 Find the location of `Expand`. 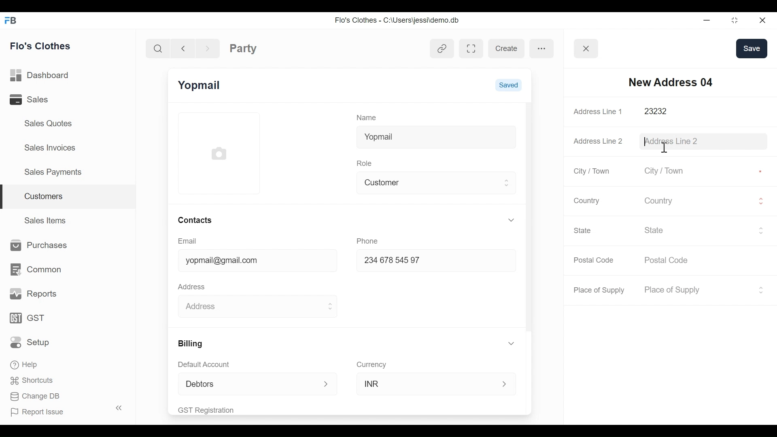

Expand is located at coordinates (507, 182).